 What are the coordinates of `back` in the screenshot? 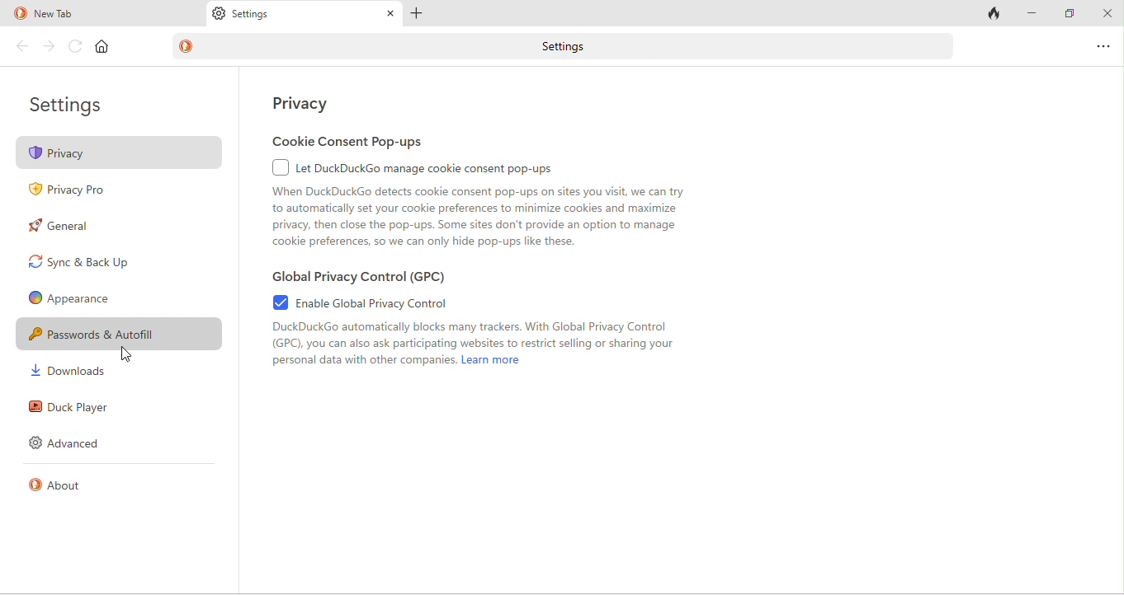 It's located at (21, 46).